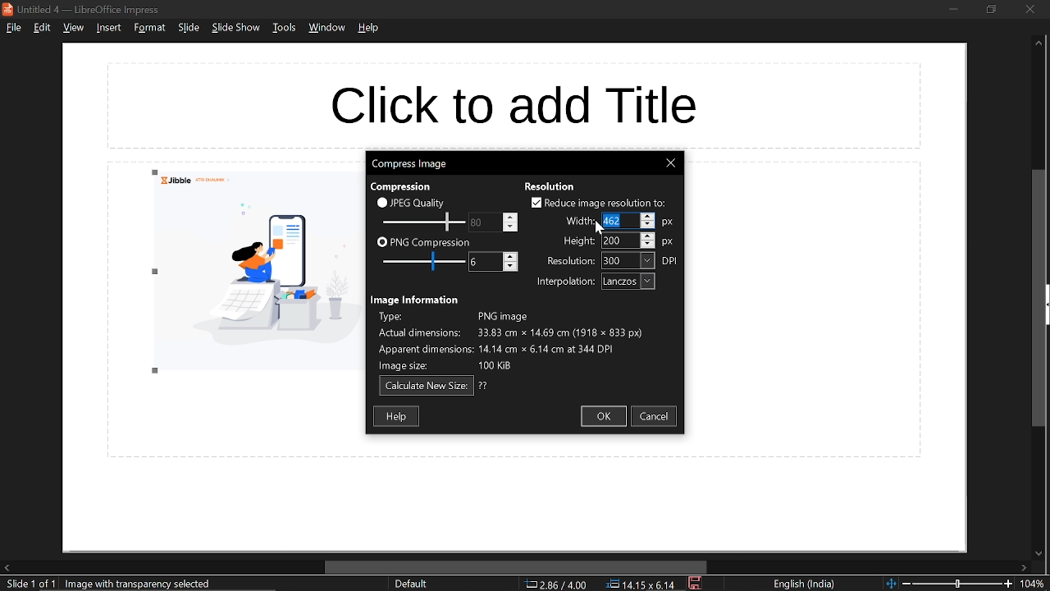  What do you see at coordinates (577, 220) in the screenshot?
I see `width` at bounding box center [577, 220].